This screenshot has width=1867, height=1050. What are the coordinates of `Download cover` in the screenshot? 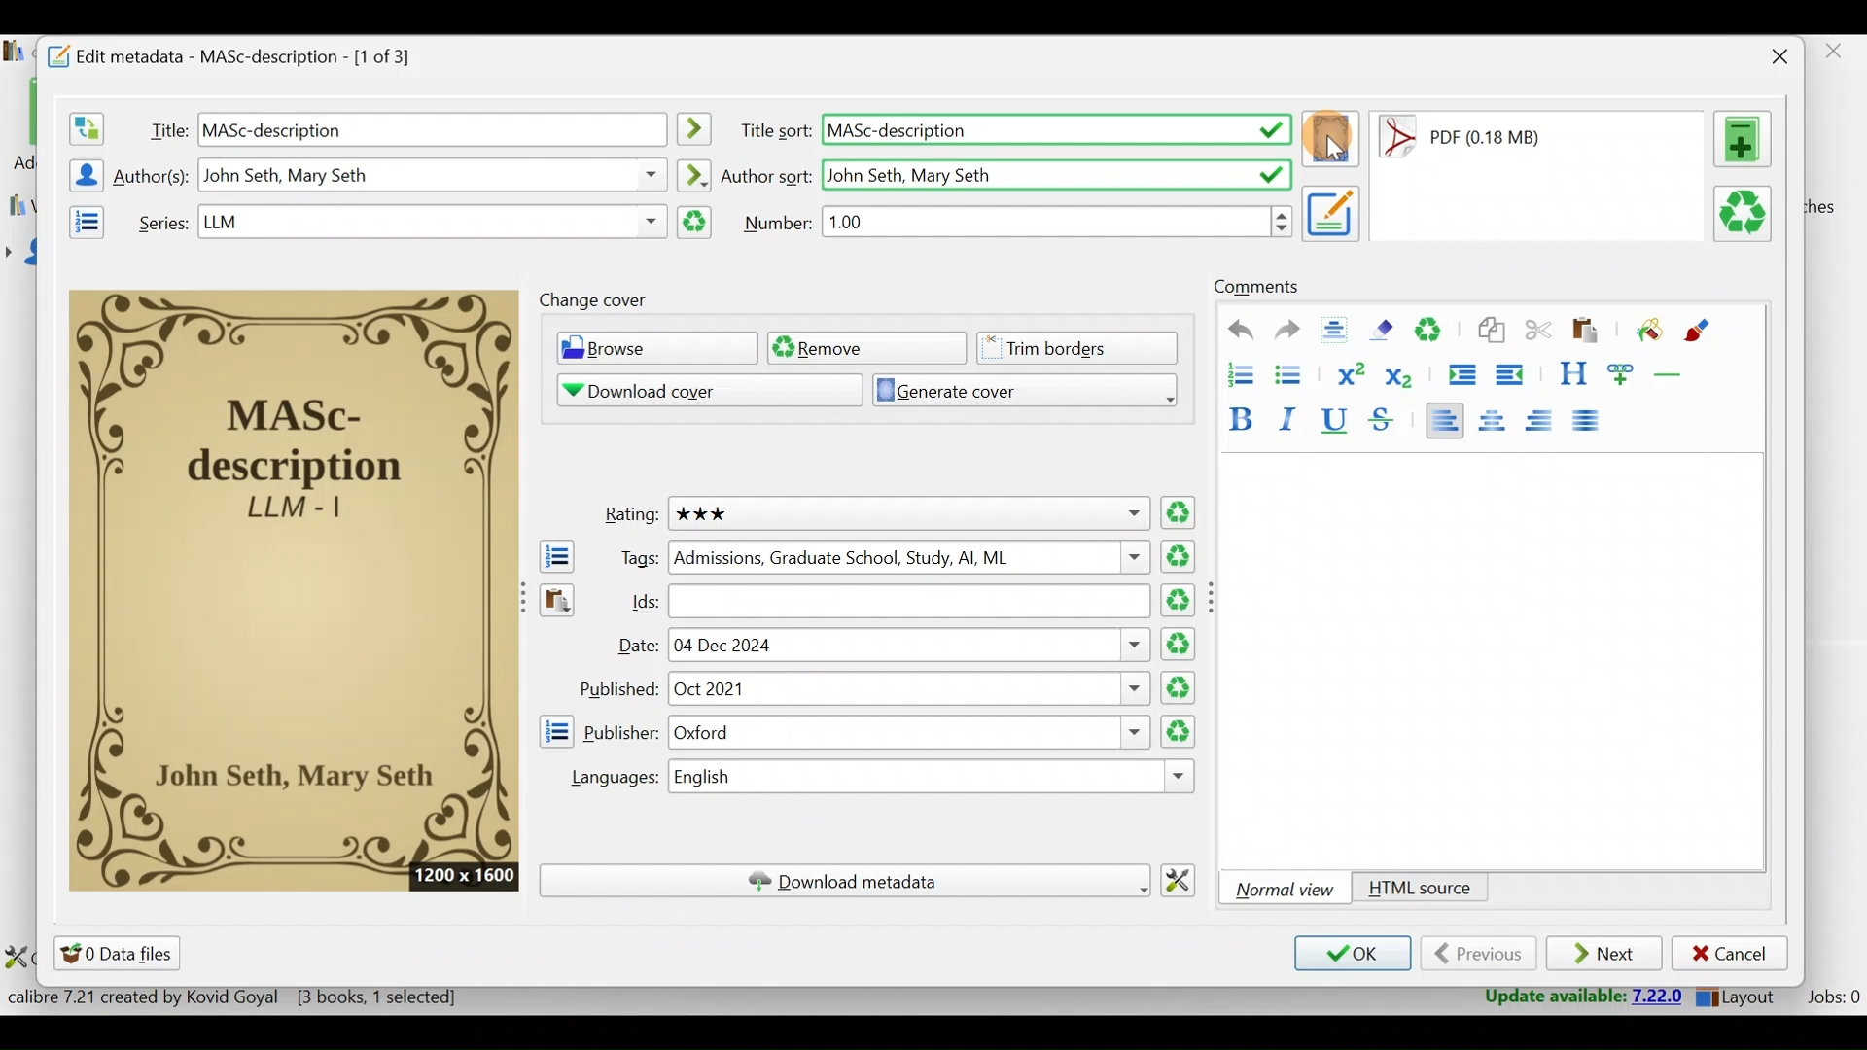 It's located at (695, 390).